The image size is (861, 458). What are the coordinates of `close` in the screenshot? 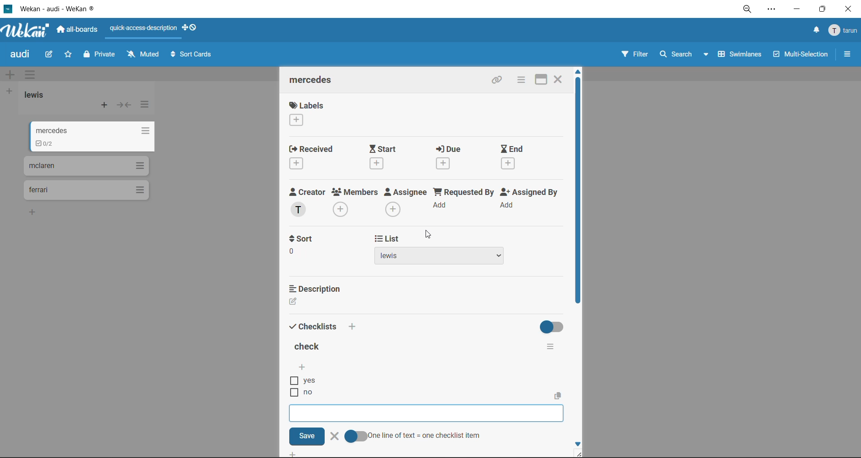 It's located at (848, 9).